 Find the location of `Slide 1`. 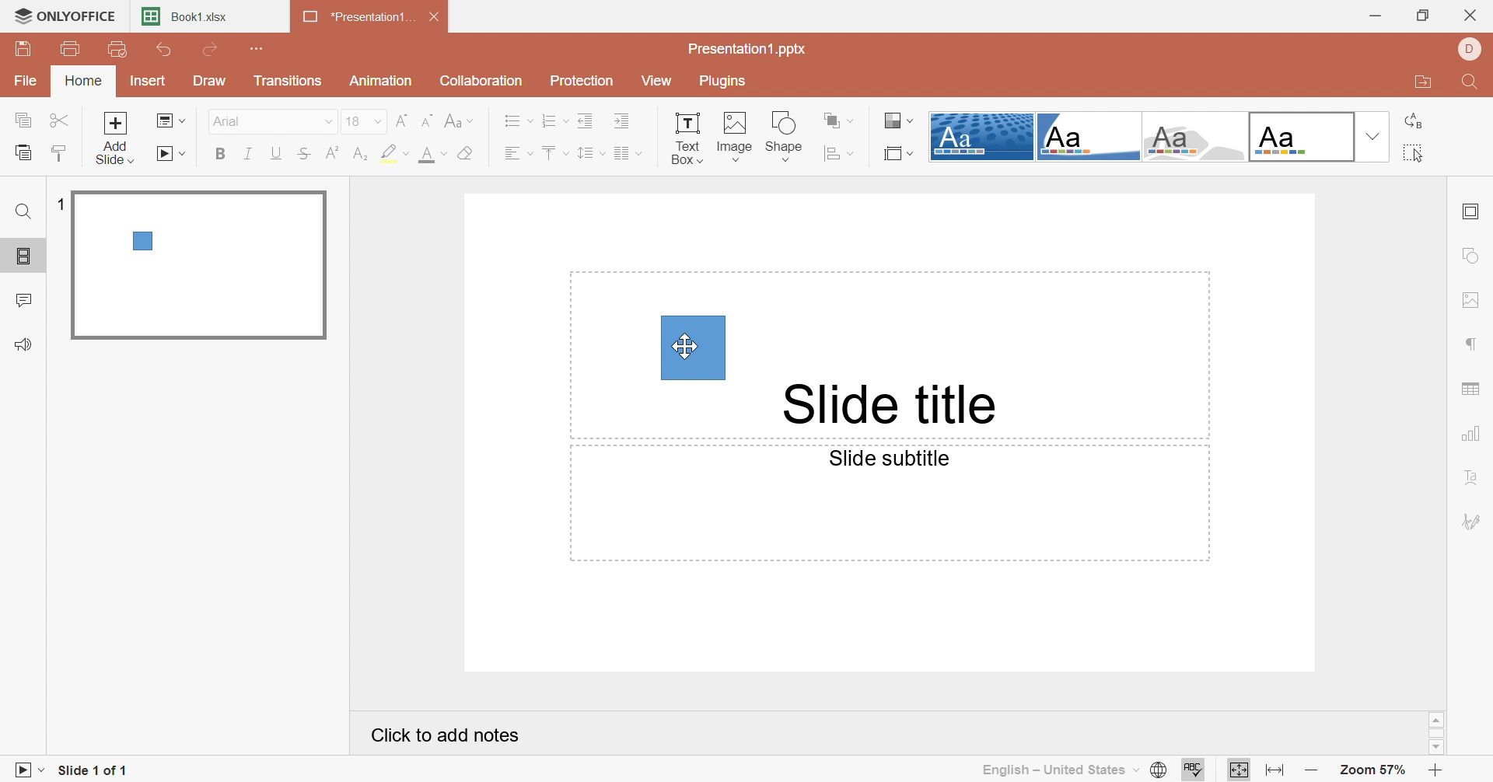

Slide 1 is located at coordinates (202, 265).